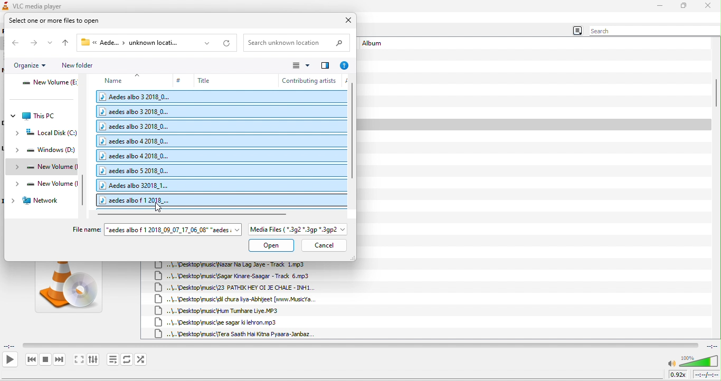 The height and width of the screenshot is (381, 721). What do you see at coordinates (68, 290) in the screenshot?
I see `vlc media image` at bounding box center [68, 290].